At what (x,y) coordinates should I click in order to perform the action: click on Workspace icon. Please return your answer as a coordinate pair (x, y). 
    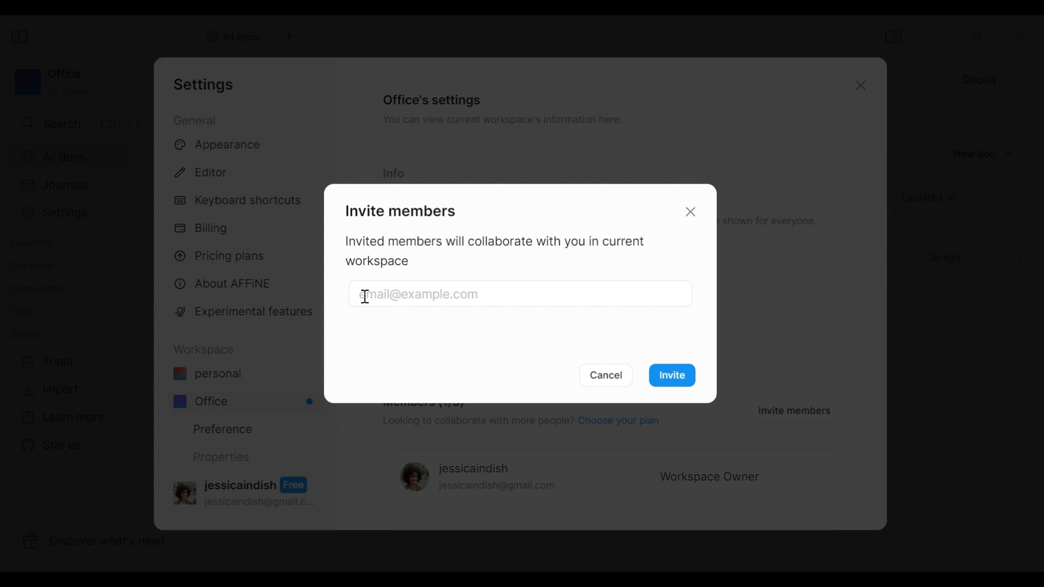
    Looking at the image, I should click on (52, 82).